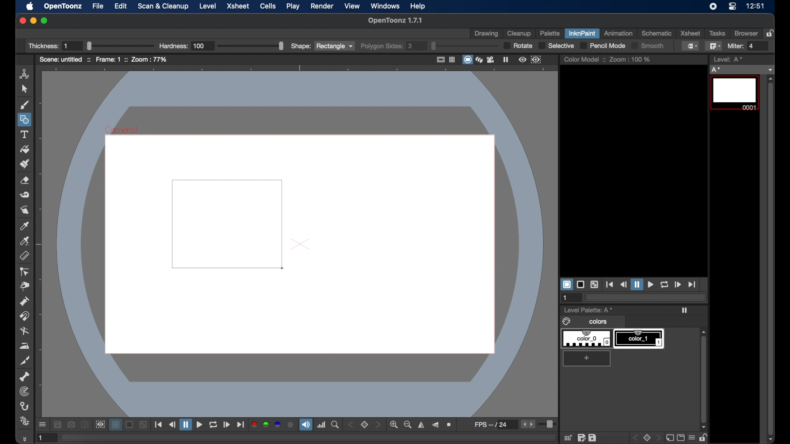  Describe the element at coordinates (736, 93) in the screenshot. I see `level 0001` at that location.